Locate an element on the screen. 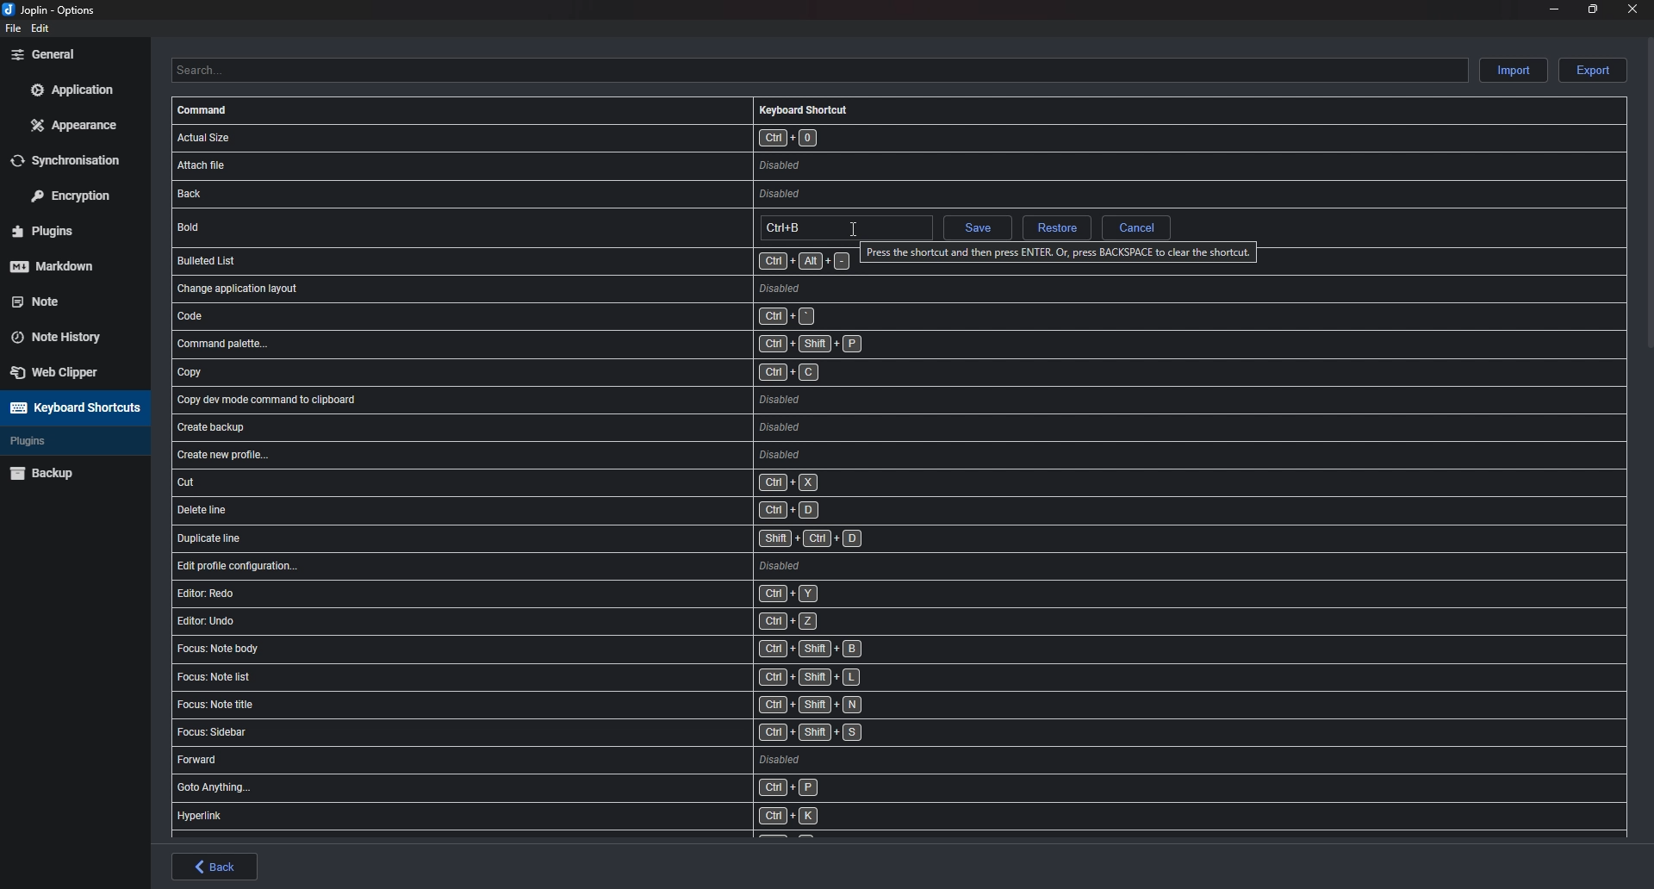  cancel is located at coordinates (1136, 227).